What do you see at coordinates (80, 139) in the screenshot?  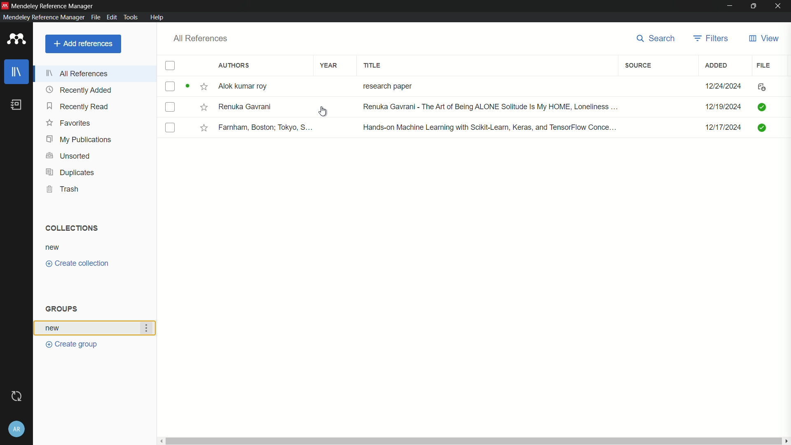 I see `my publications` at bounding box center [80, 139].